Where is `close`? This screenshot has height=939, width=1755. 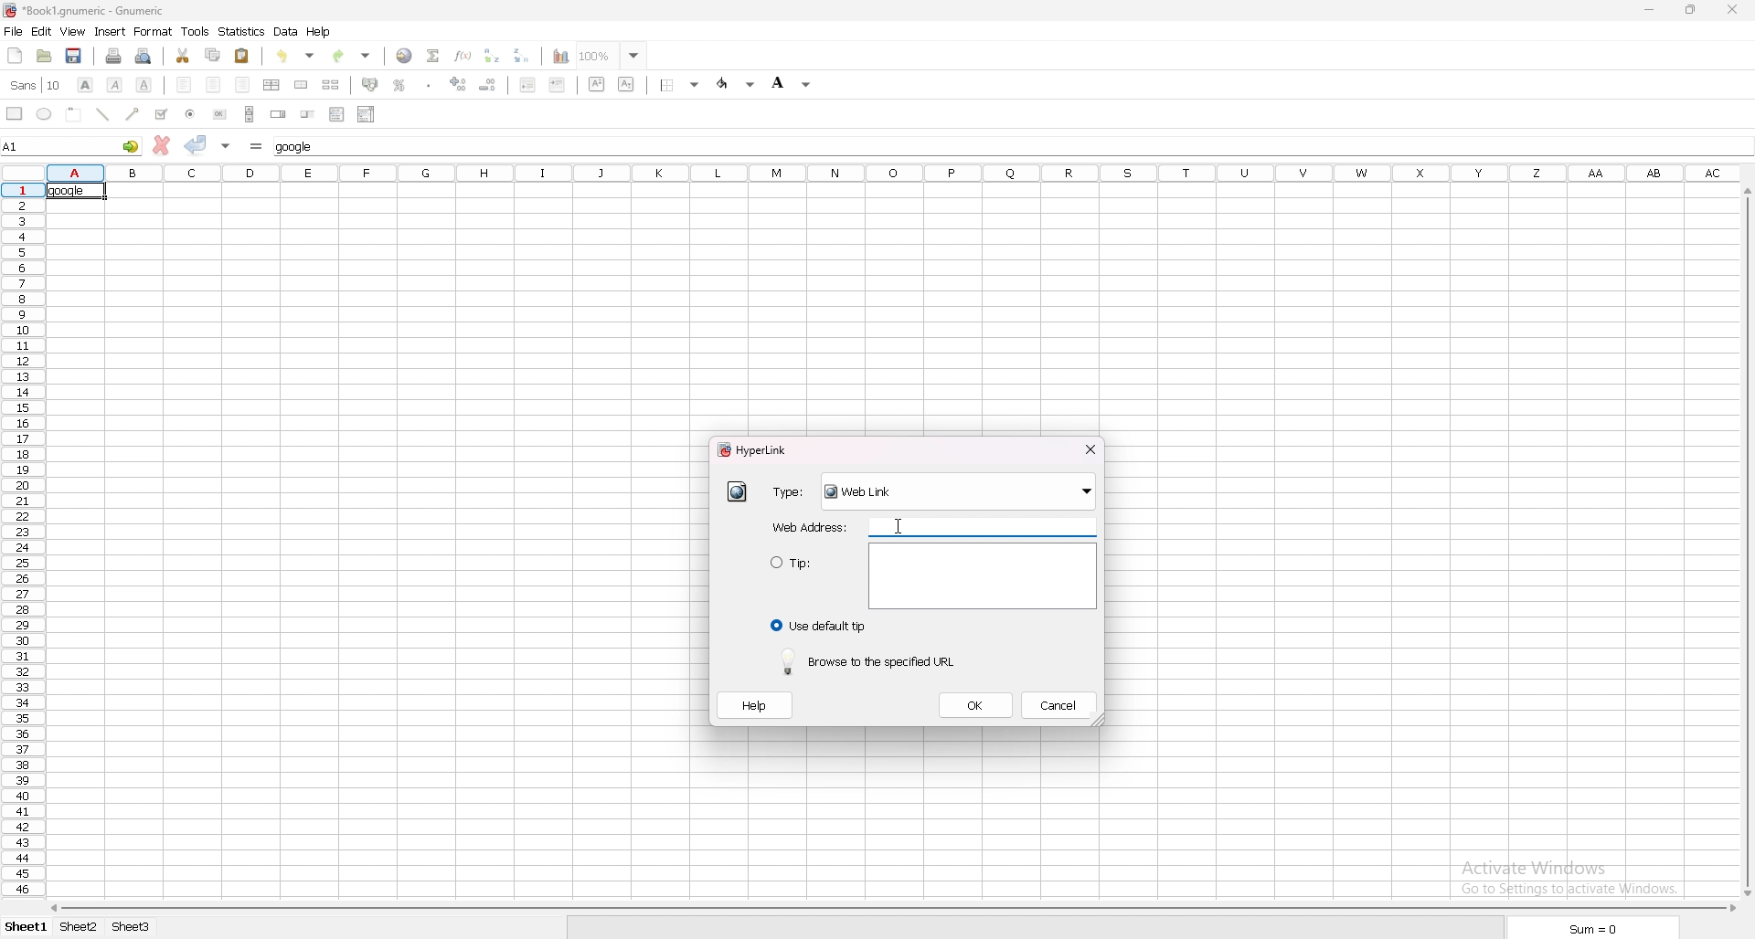 close is located at coordinates (1732, 10).